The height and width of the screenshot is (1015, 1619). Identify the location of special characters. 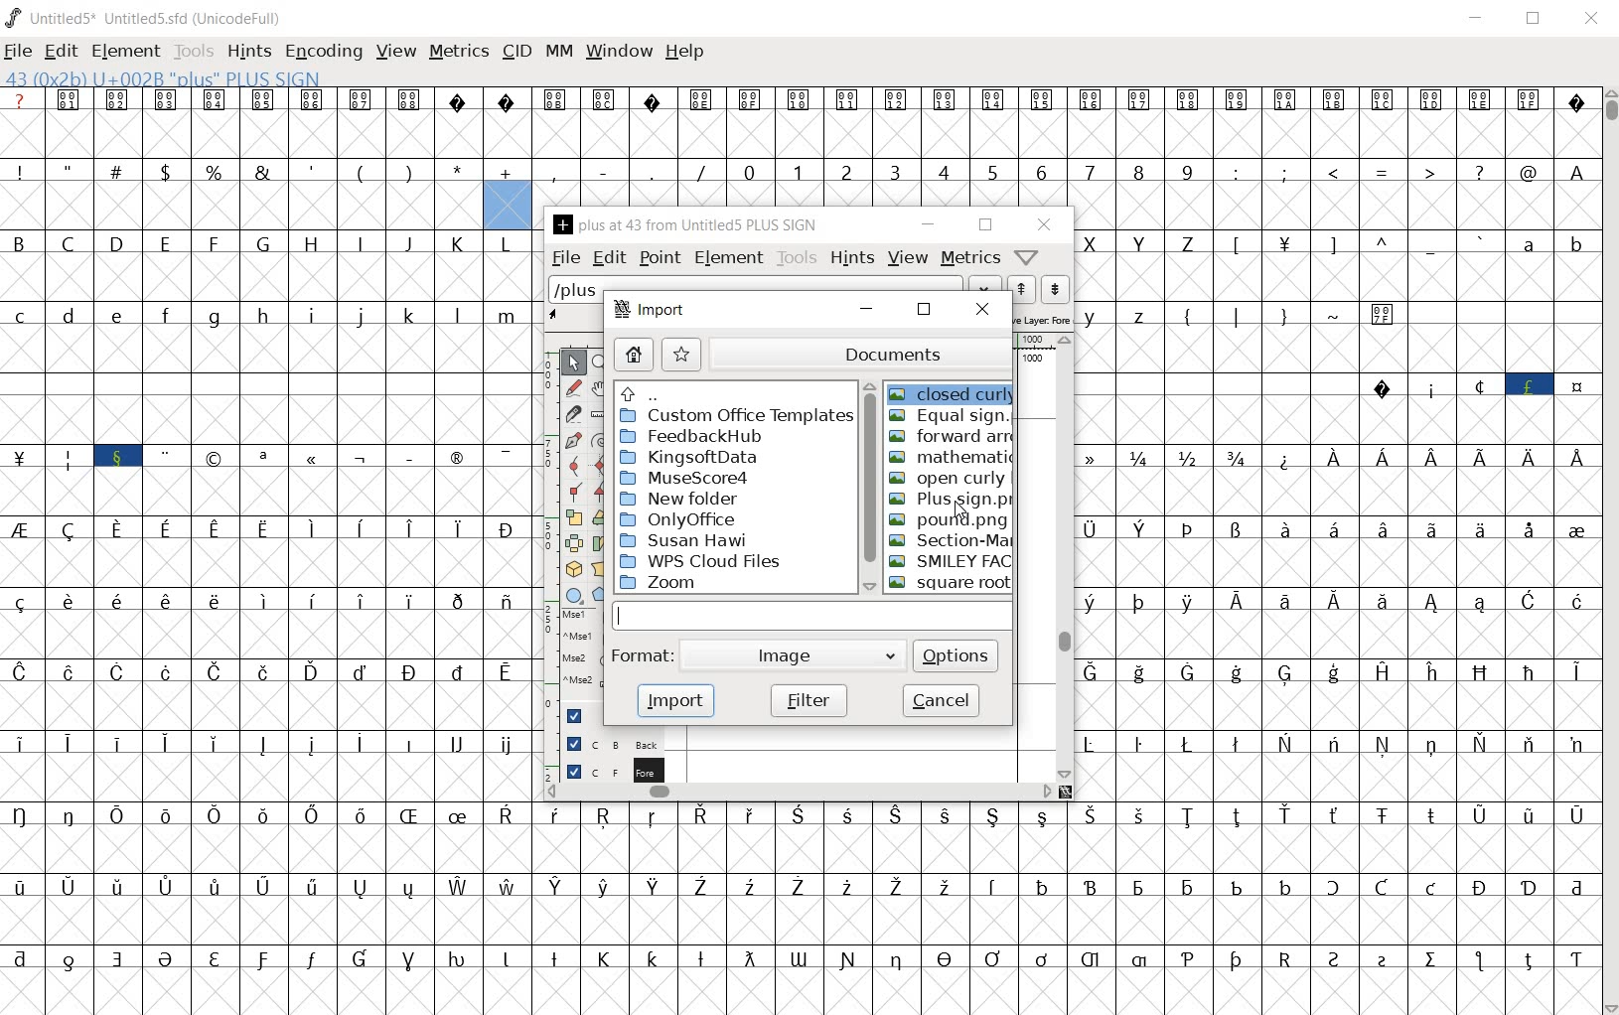
(95, 483).